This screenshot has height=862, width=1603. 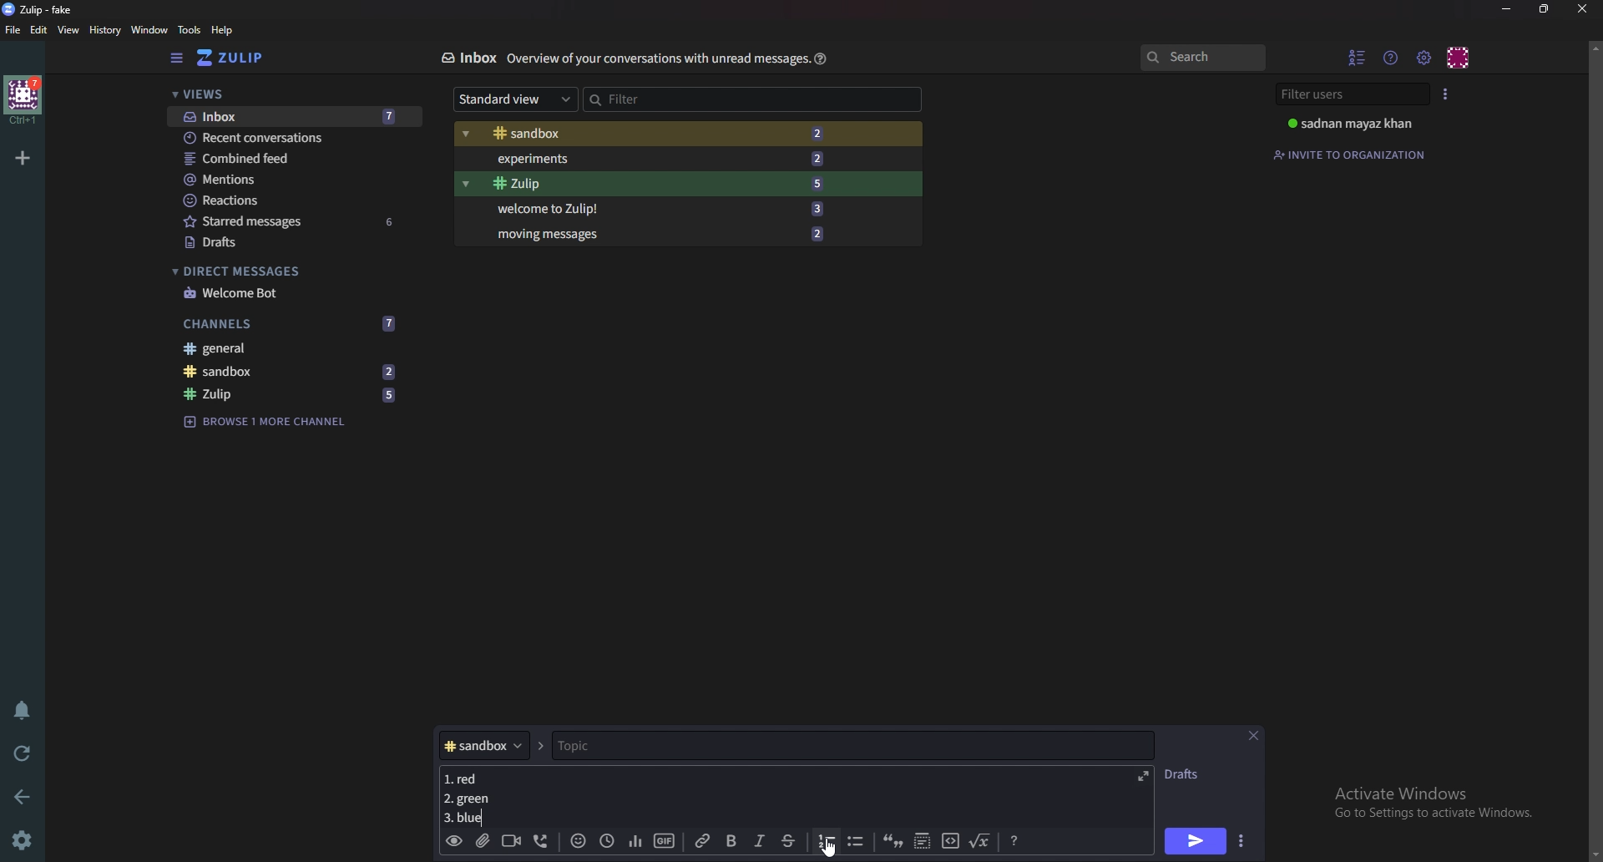 I want to click on Sandbox, so click(x=660, y=134).